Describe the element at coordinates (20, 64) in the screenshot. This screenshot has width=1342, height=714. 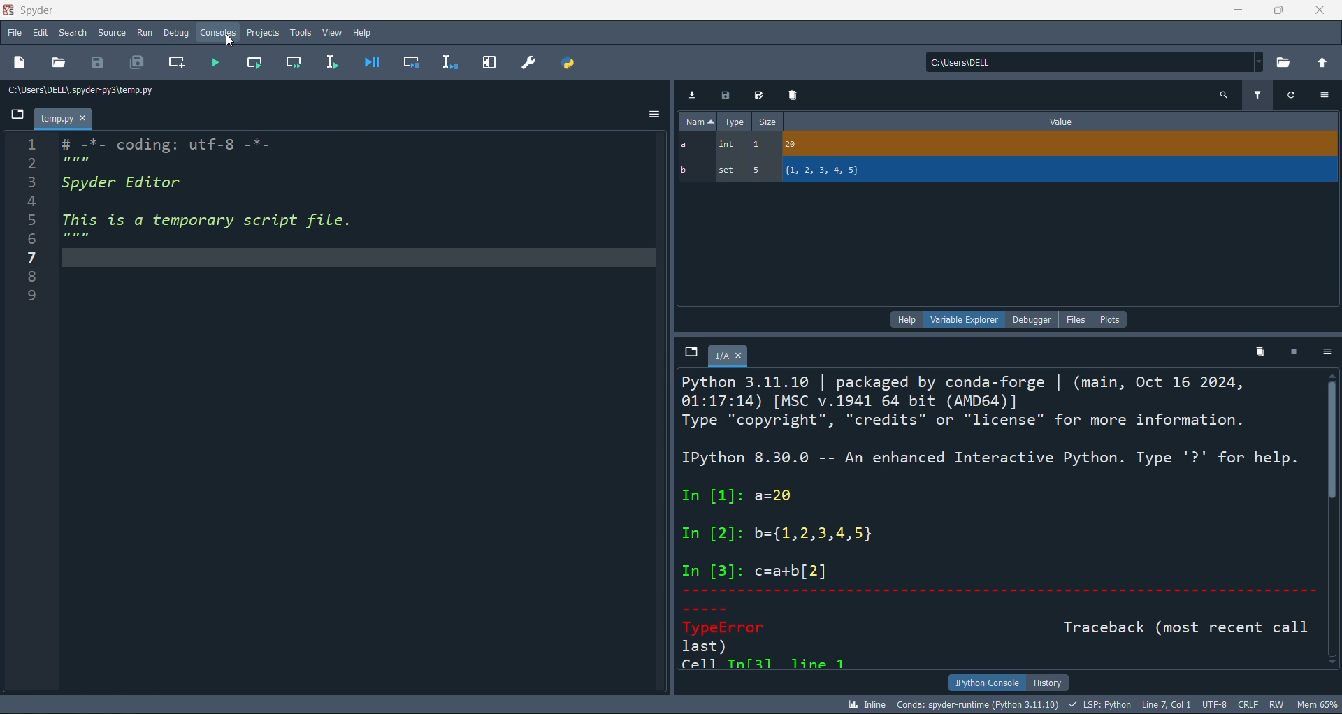
I see `new file` at that location.